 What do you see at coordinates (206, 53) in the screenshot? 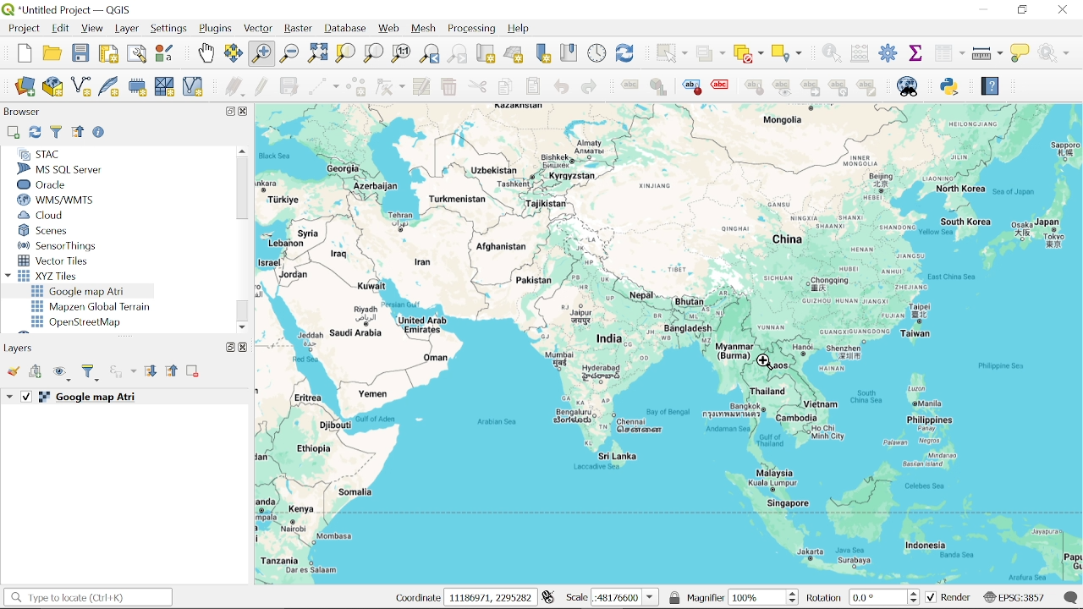
I see `Pan ` at bounding box center [206, 53].